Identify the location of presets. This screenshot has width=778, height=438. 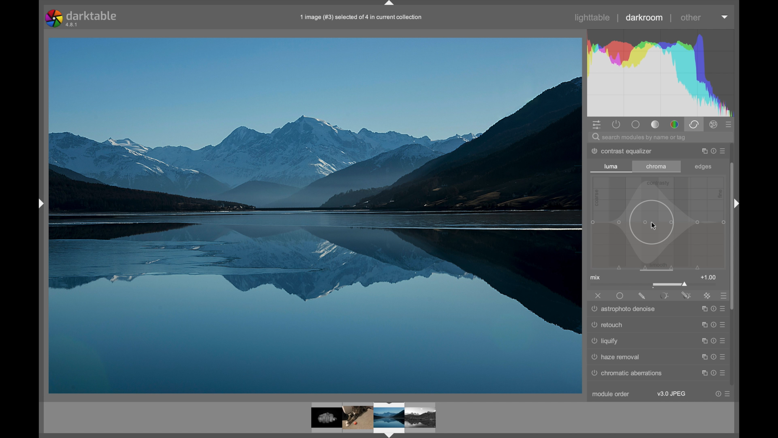
(725, 296).